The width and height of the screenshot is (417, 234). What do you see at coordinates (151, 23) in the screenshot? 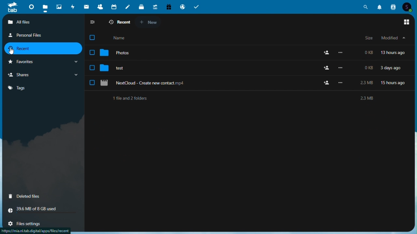
I see `new ` at bounding box center [151, 23].